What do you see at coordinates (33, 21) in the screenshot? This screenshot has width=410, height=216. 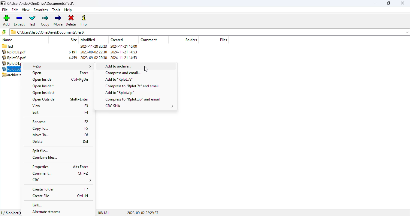 I see `test` at bounding box center [33, 21].